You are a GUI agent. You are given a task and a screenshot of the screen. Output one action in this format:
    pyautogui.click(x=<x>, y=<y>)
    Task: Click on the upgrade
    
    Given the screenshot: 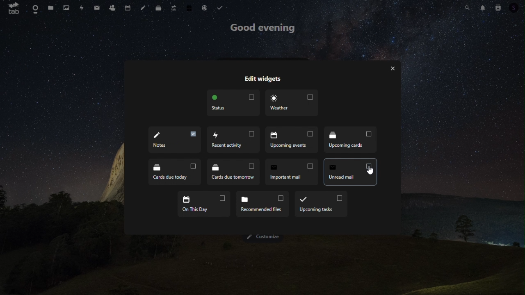 What is the action you would take?
    pyautogui.click(x=174, y=9)
    